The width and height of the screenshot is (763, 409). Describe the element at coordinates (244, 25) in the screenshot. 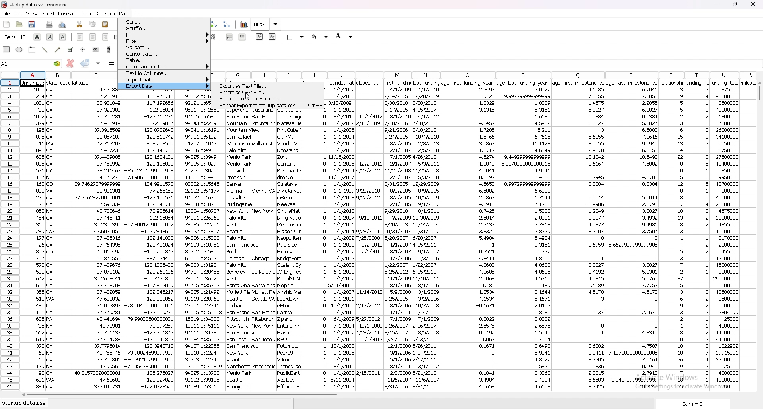

I see `chart` at that location.